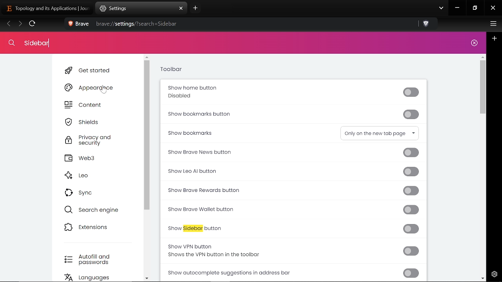 The image size is (502, 282). What do you see at coordinates (93, 278) in the screenshot?
I see `languages` at bounding box center [93, 278].